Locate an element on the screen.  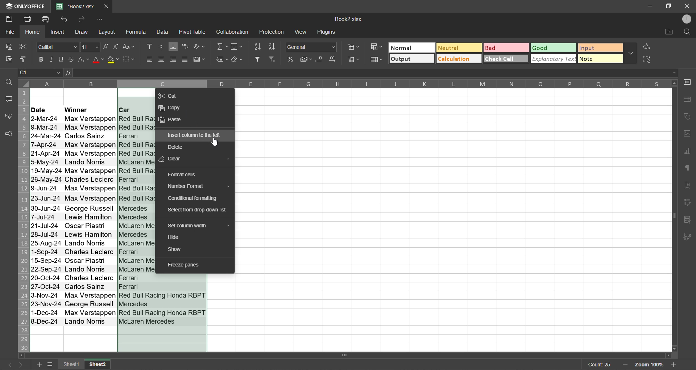
rerrarl

Ferrari

Red Bull Racing Honda RBPT
Mercedes

Red Bull Racing Honda RBPT
McLaren Mercedes is located at coordinates (163, 300).